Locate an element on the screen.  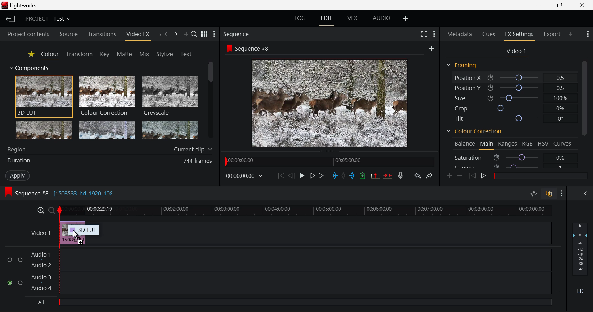
Add Layout is located at coordinates (405, 19).